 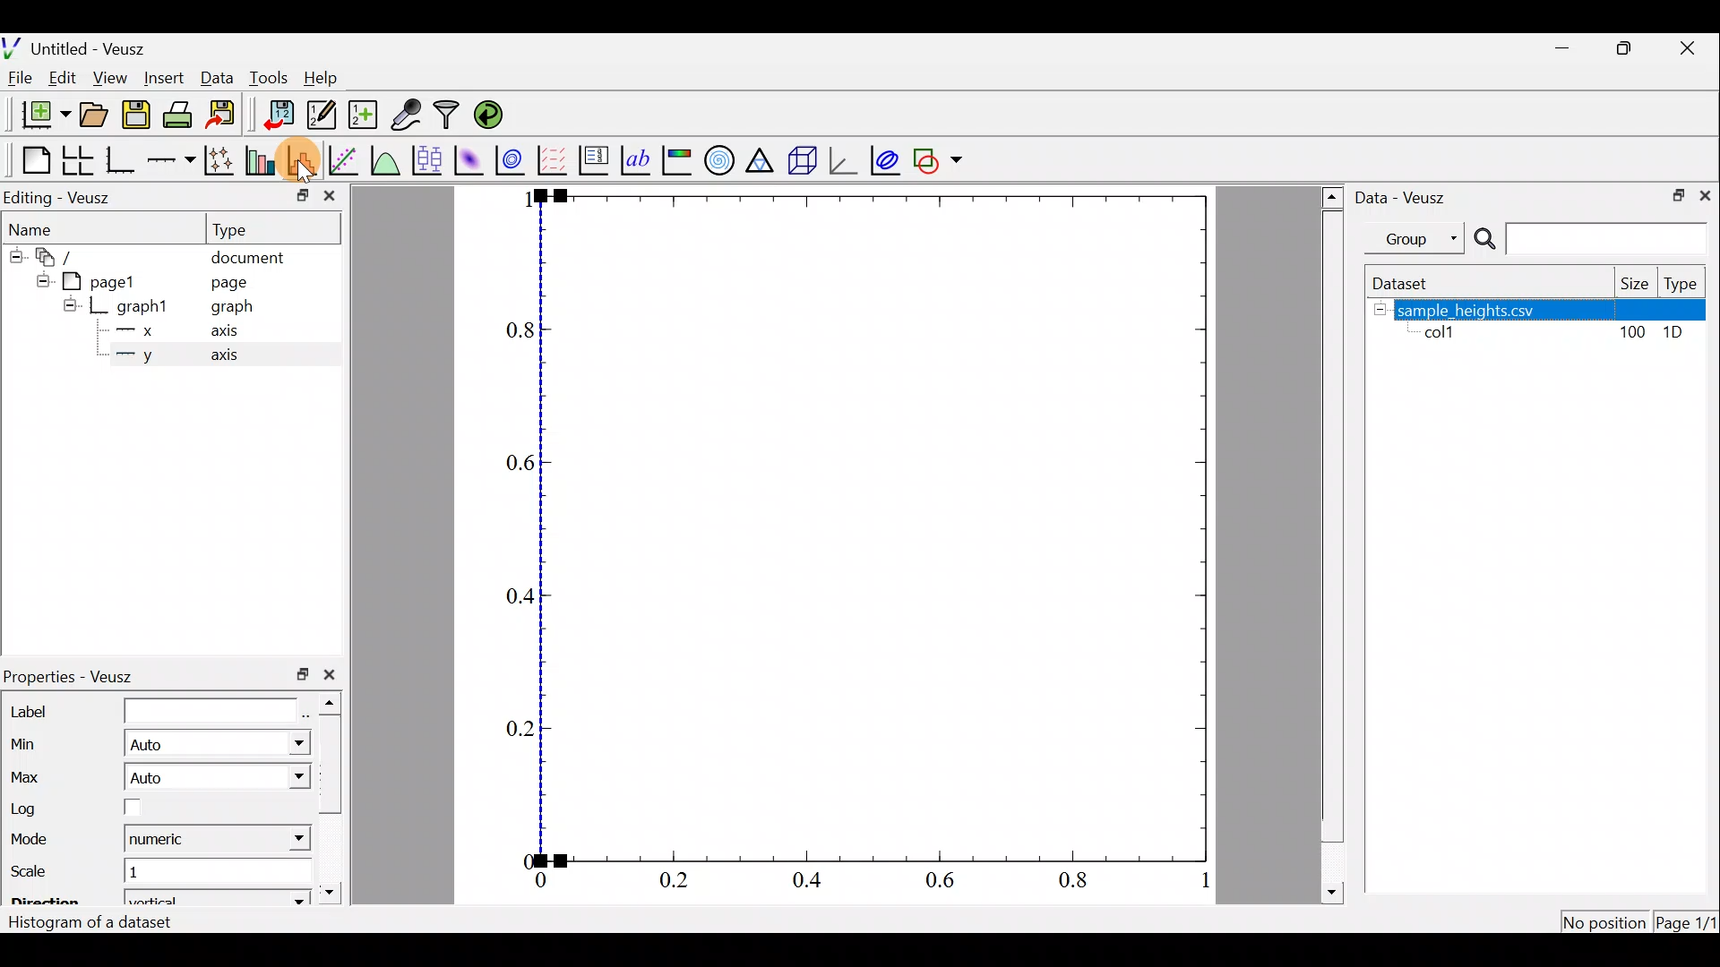 What do you see at coordinates (79, 674) in the screenshot?
I see `Properties - Veusz` at bounding box center [79, 674].